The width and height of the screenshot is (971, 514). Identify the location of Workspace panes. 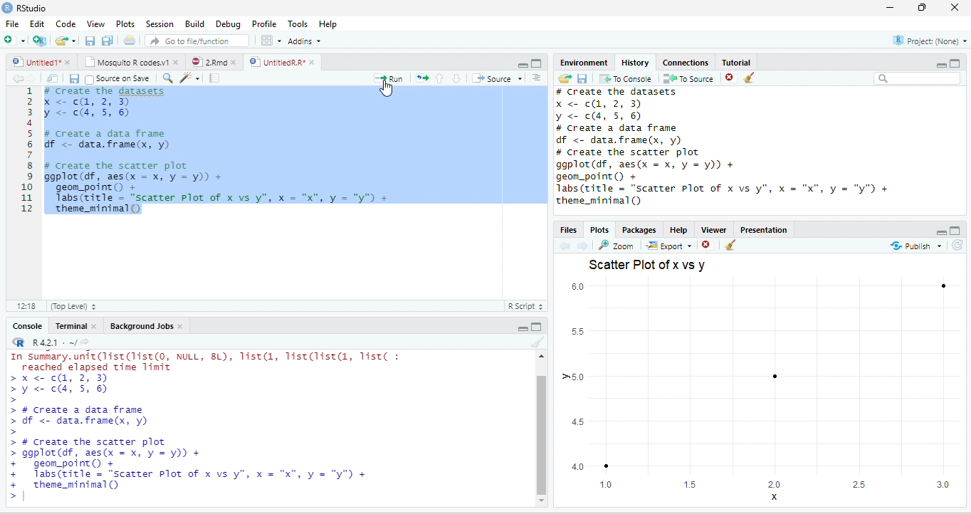
(270, 40).